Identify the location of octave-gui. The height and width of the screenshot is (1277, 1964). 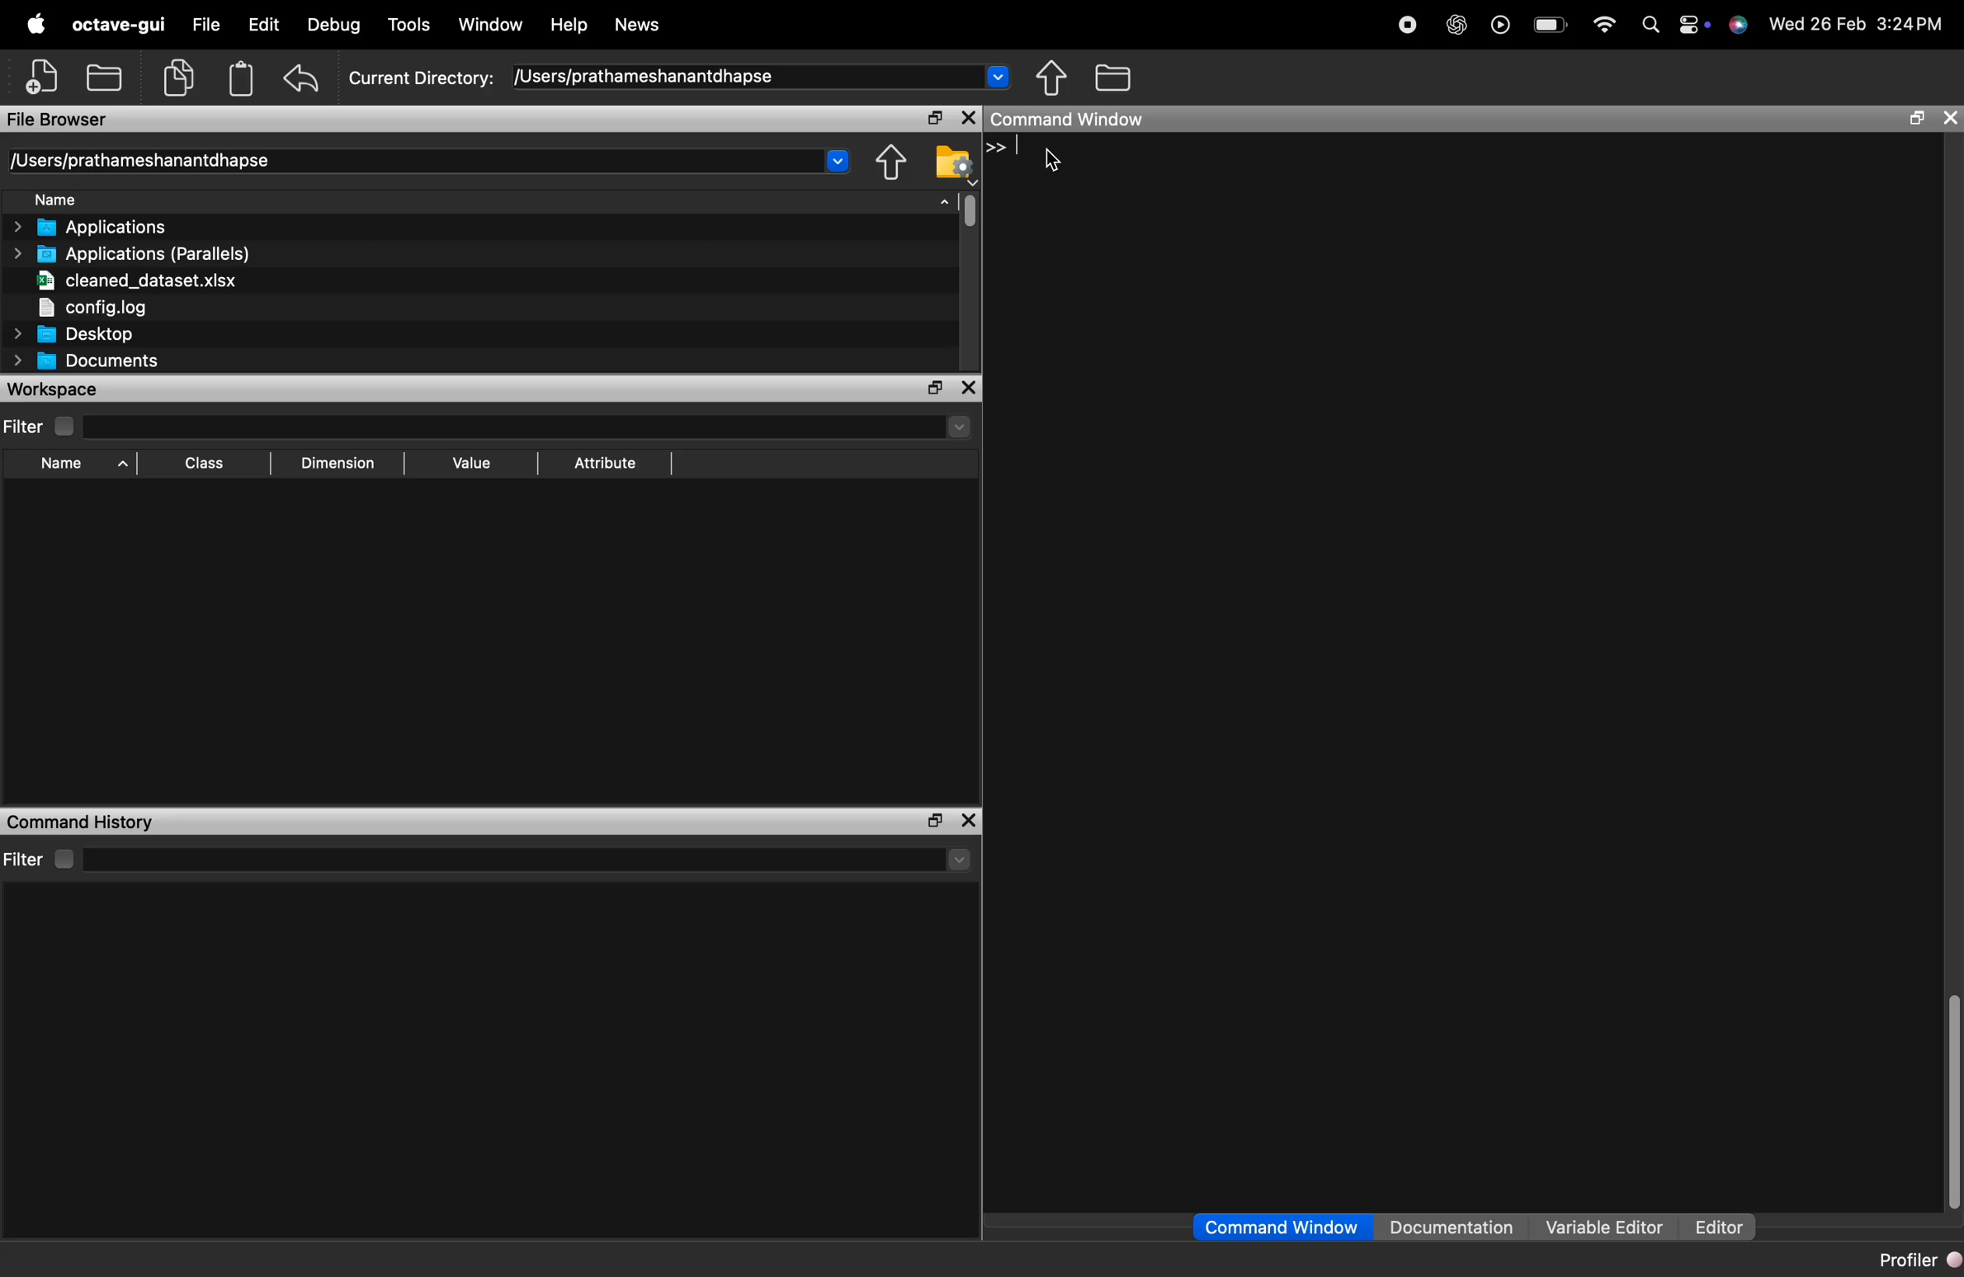
(115, 25).